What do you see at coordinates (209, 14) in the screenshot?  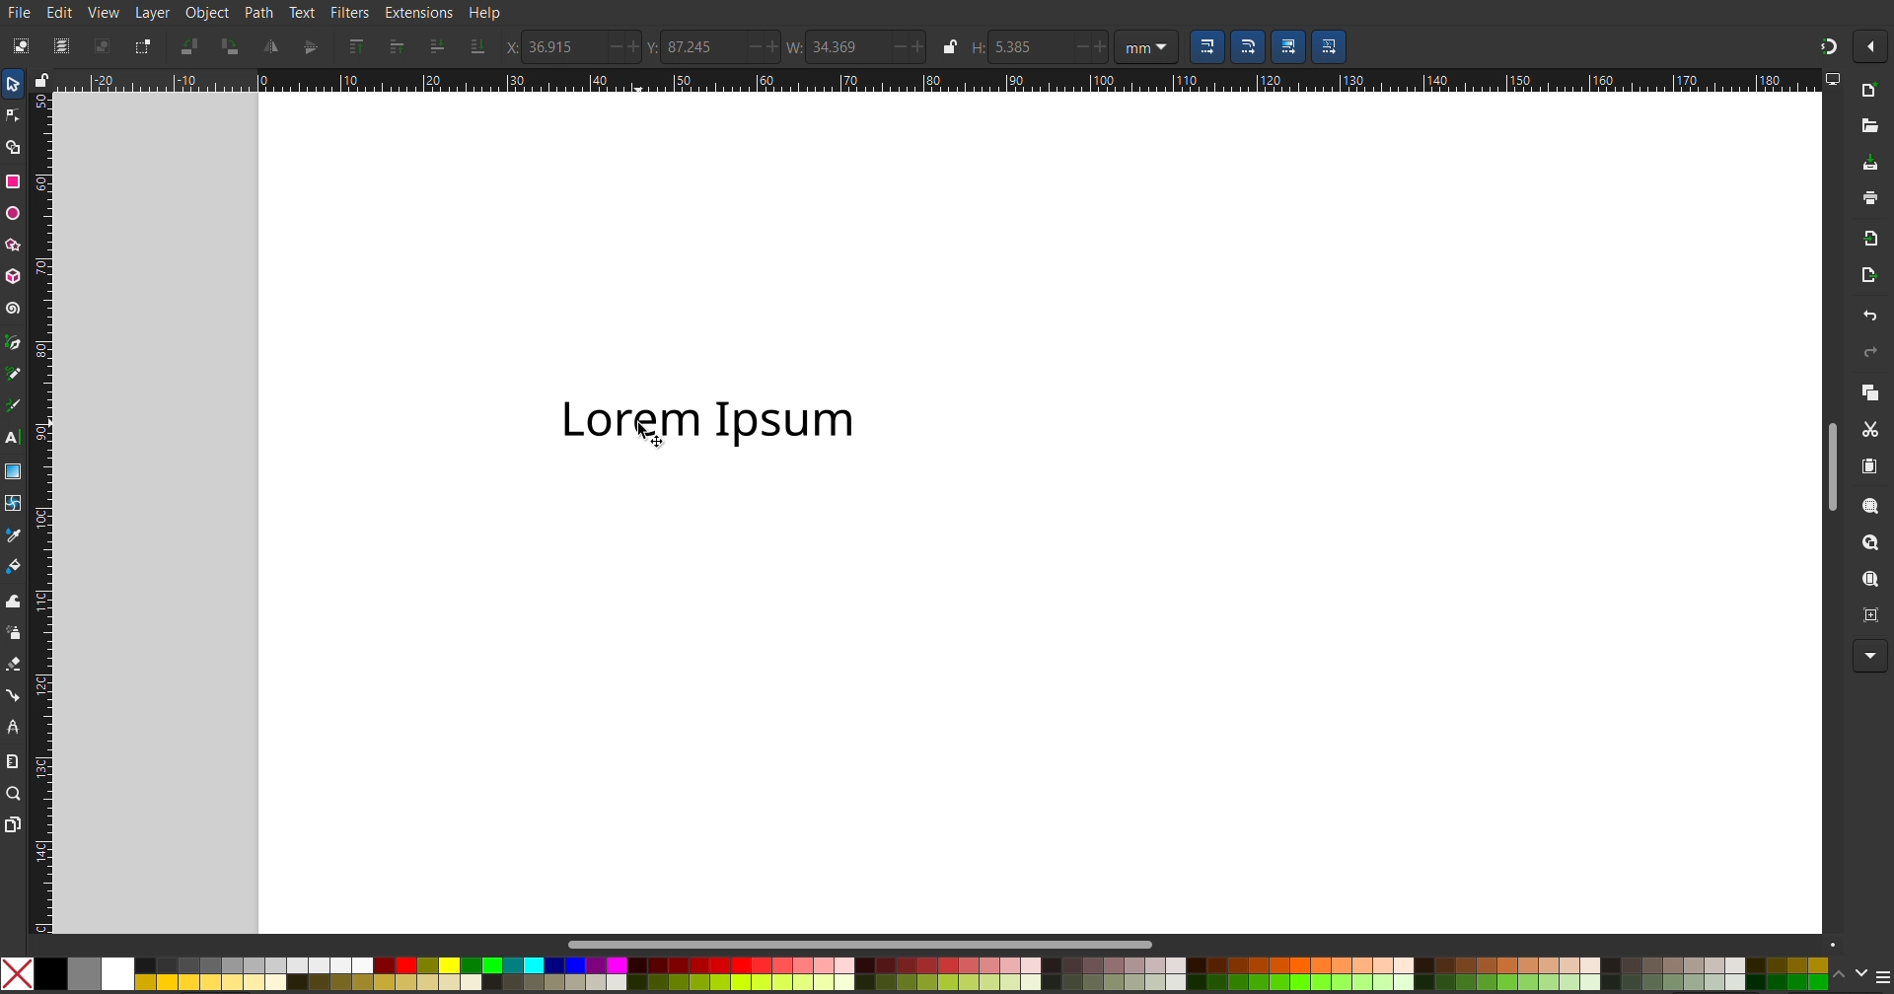 I see `Object` at bounding box center [209, 14].